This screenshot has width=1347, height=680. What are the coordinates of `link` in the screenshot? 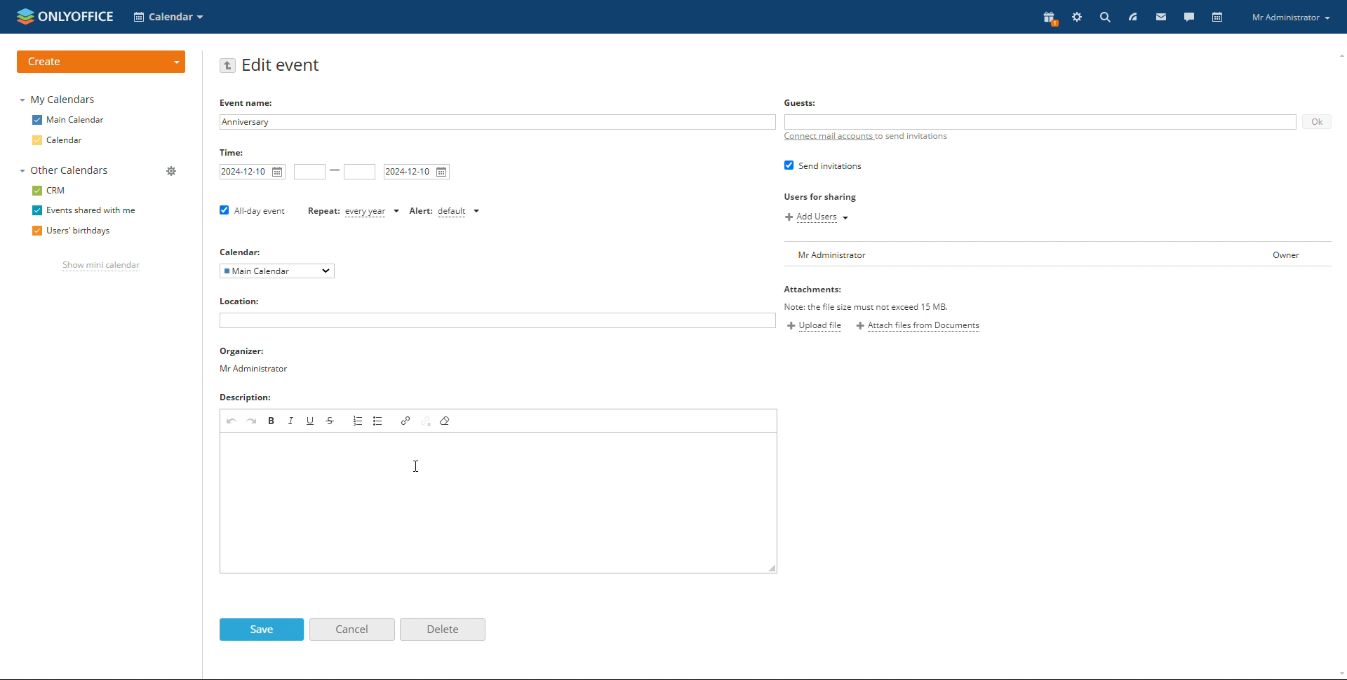 It's located at (405, 420).